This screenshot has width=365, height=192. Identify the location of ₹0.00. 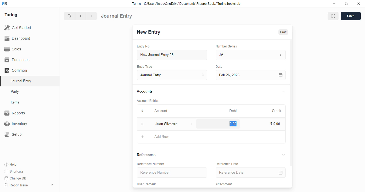
(275, 124).